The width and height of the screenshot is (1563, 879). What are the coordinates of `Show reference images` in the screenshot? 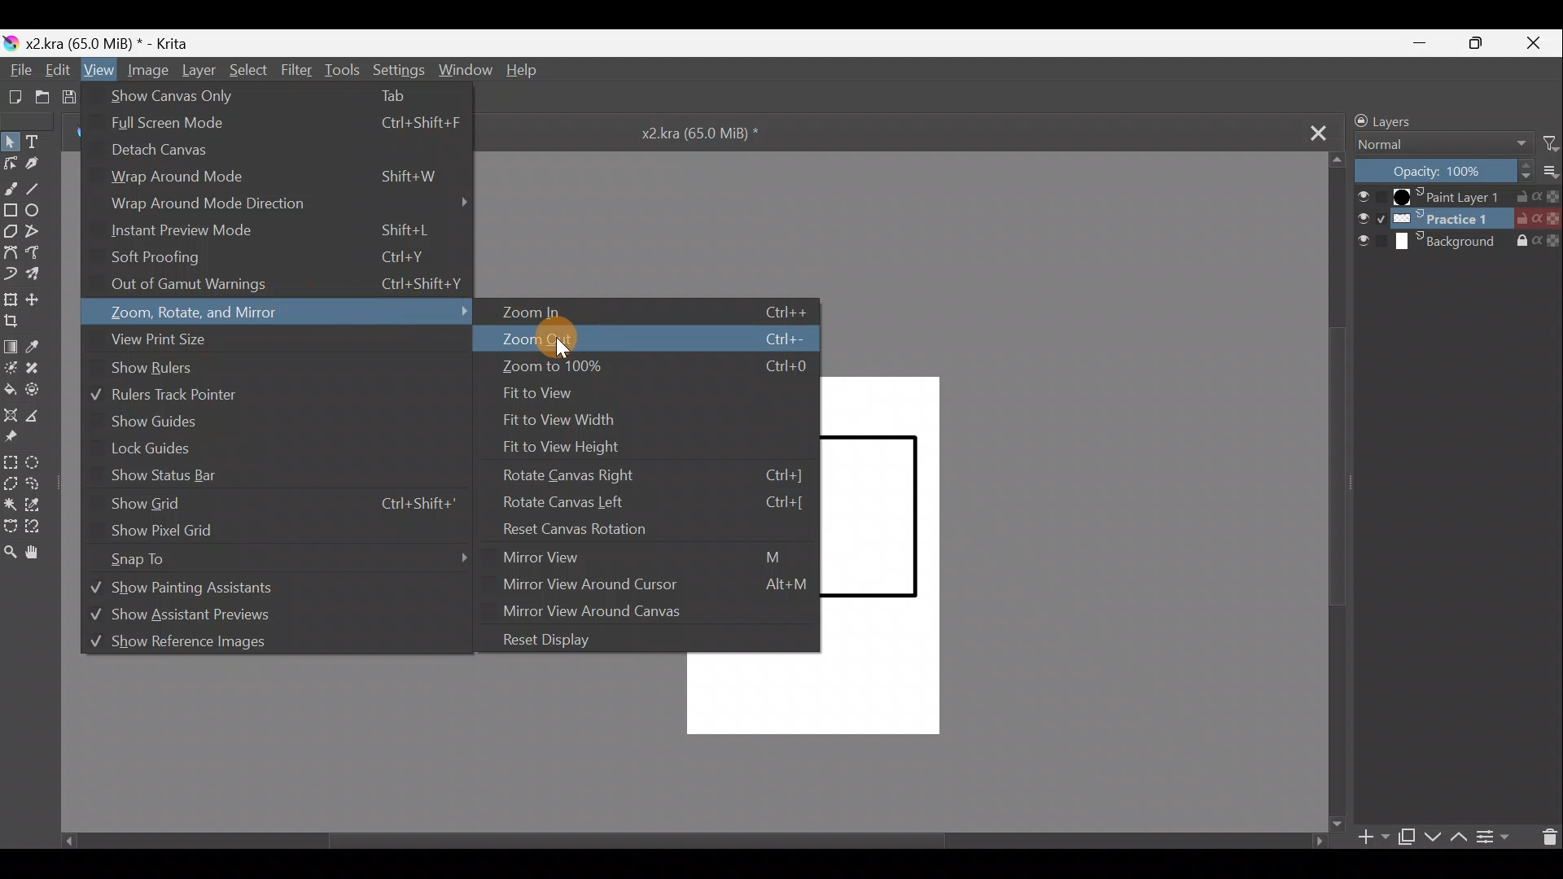 It's located at (233, 647).